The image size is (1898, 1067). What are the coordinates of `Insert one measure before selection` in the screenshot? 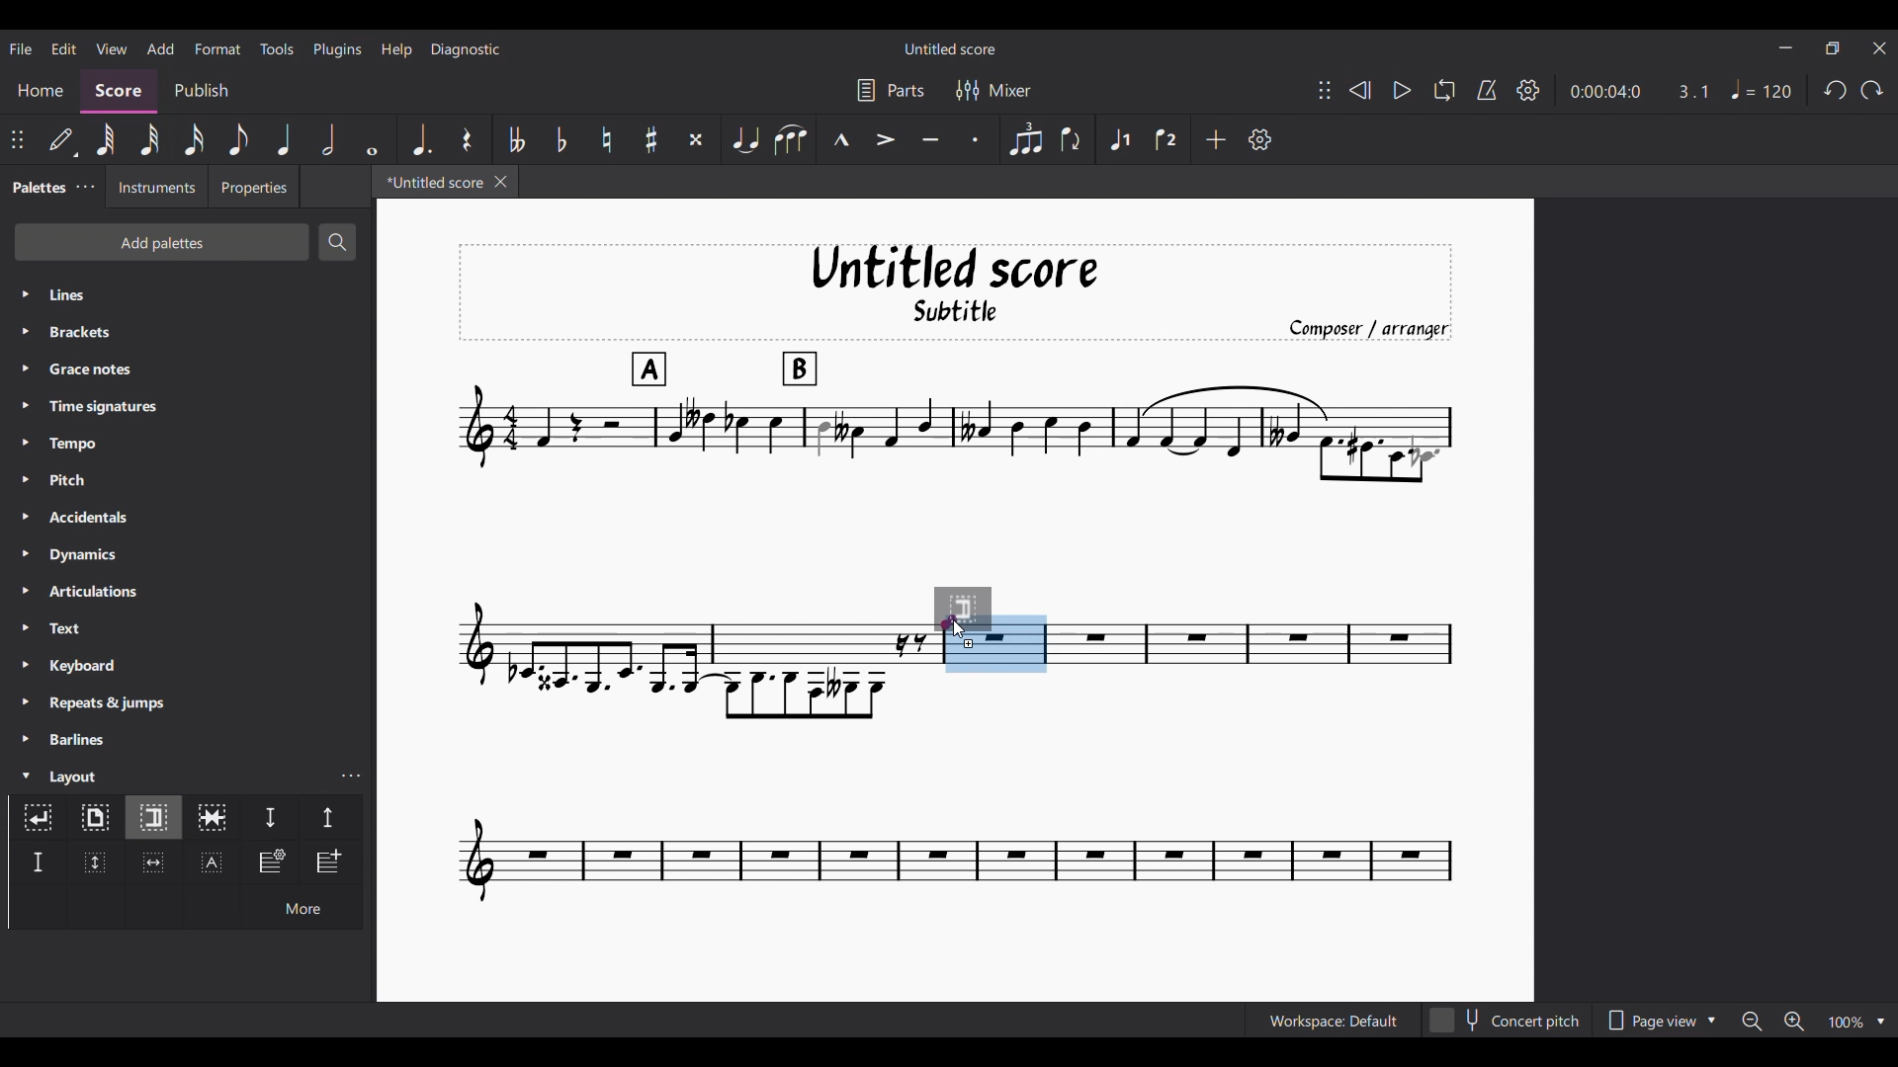 It's located at (330, 862).